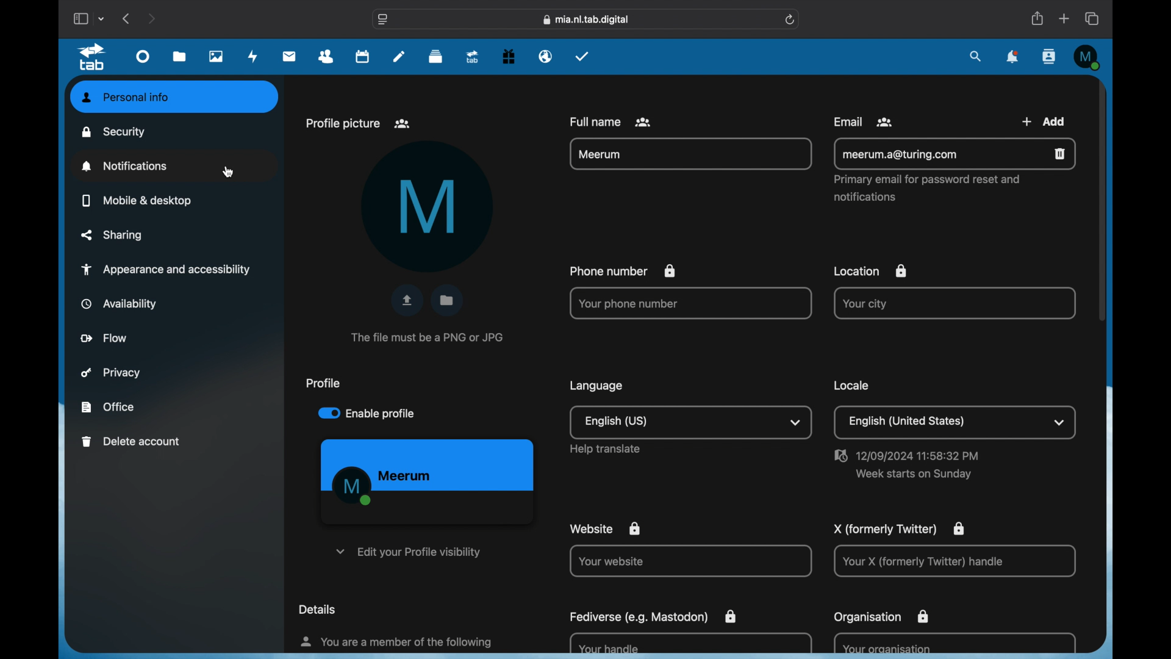 The image size is (1171, 659). I want to click on sharing, so click(112, 235).